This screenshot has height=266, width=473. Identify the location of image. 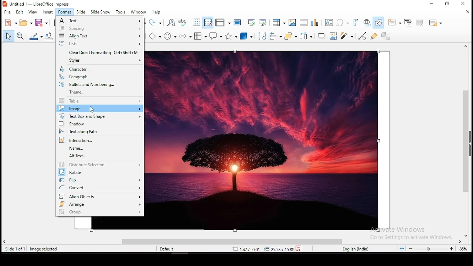
(99, 109).